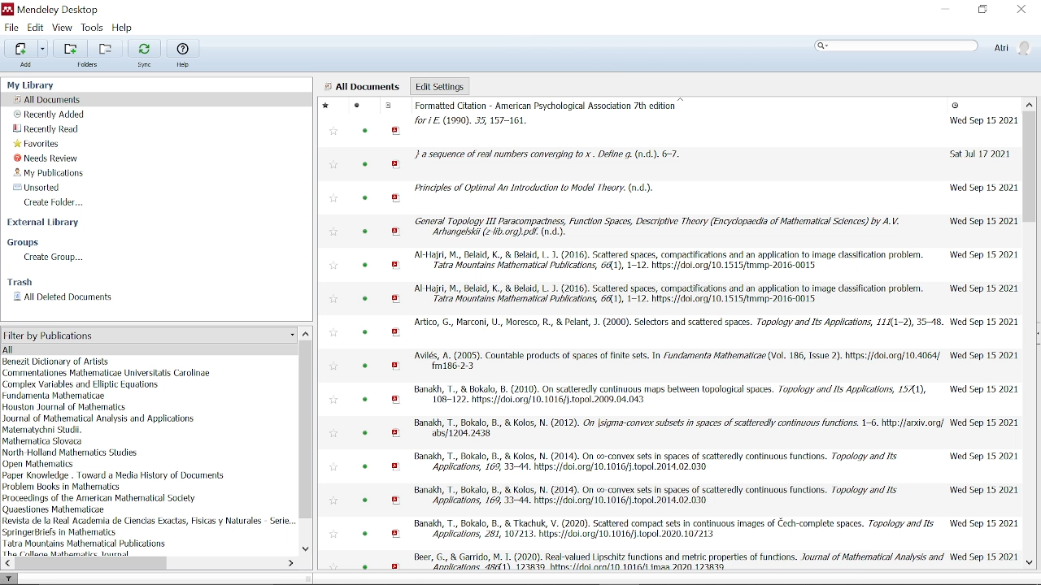 This screenshot has width=1041, height=585. Describe the element at coordinates (63, 28) in the screenshot. I see `View` at that location.